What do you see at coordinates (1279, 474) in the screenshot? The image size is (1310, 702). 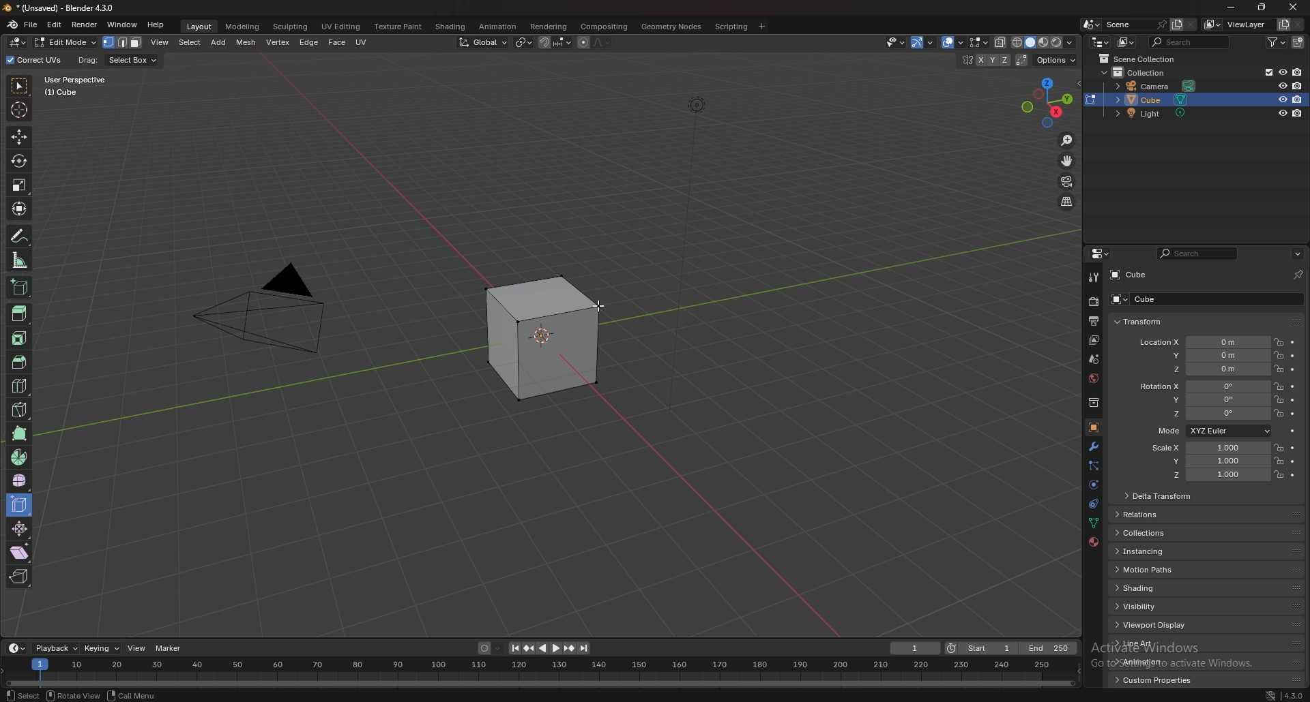 I see `lock` at bounding box center [1279, 474].